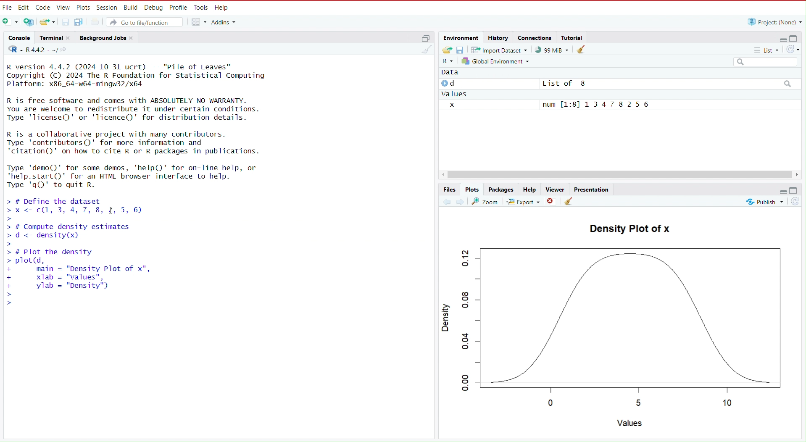 The width and height of the screenshot is (806, 442). I want to click on debug, so click(153, 6).